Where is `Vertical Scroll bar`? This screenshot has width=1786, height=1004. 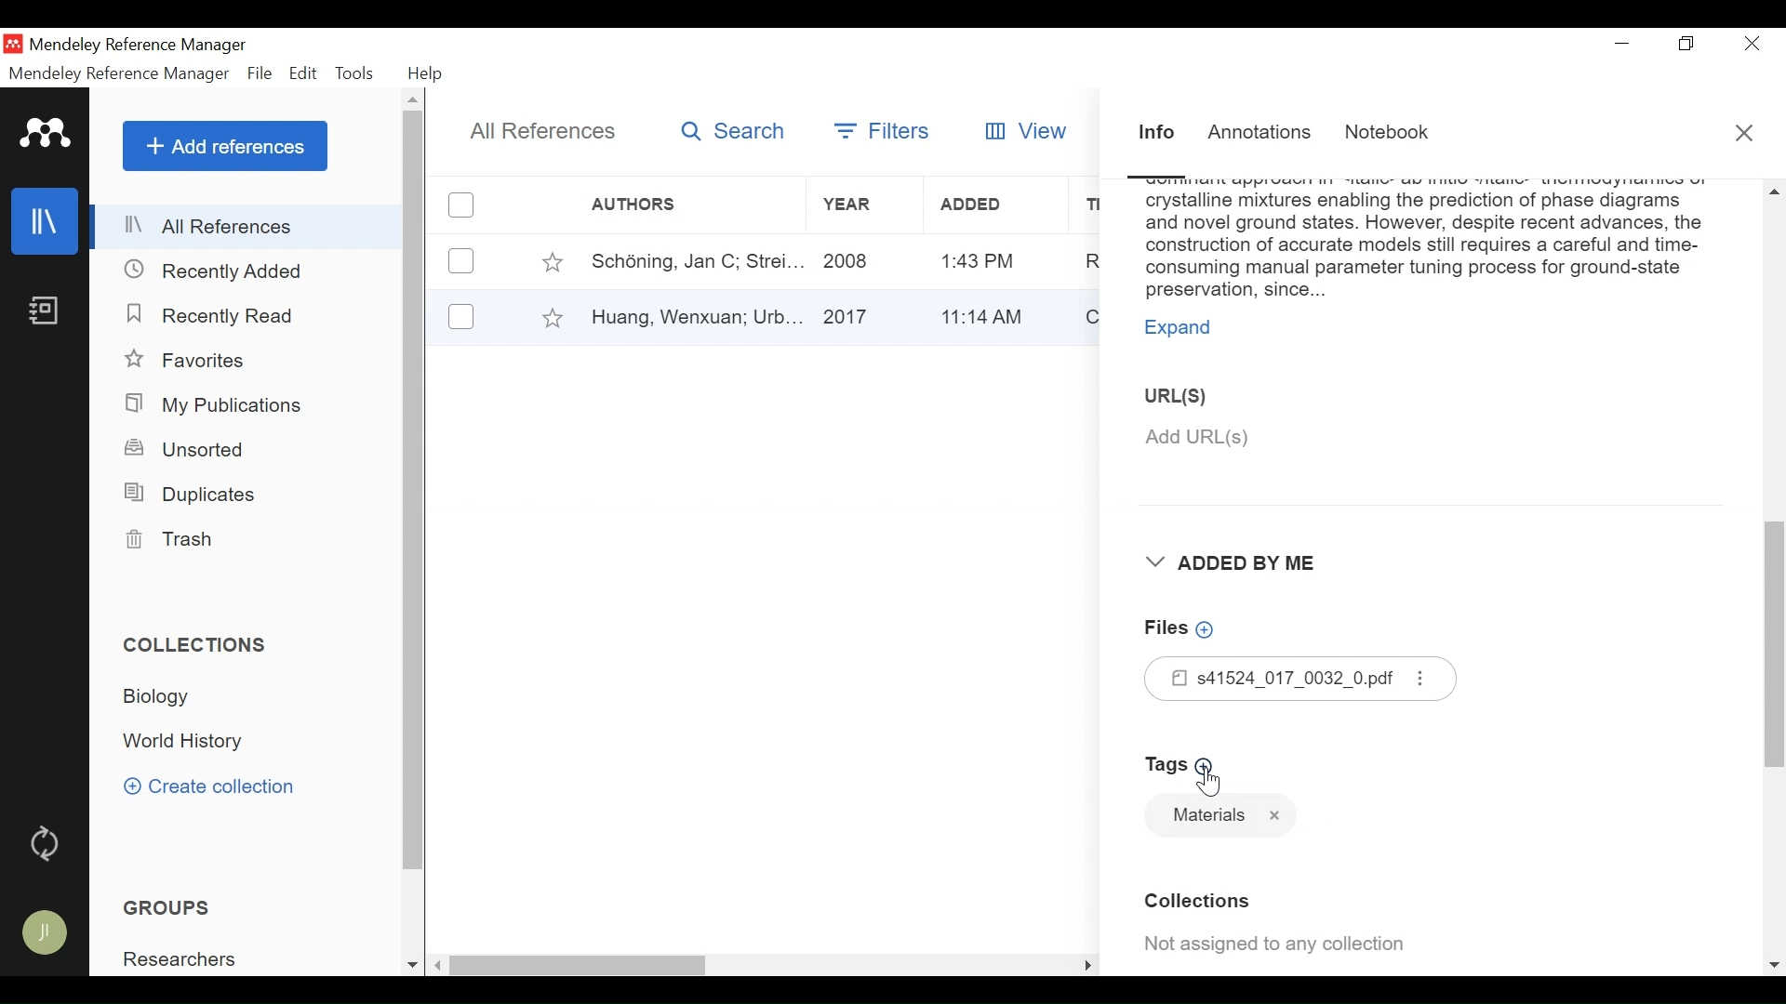
Vertical Scroll bar is located at coordinates (415, 491).